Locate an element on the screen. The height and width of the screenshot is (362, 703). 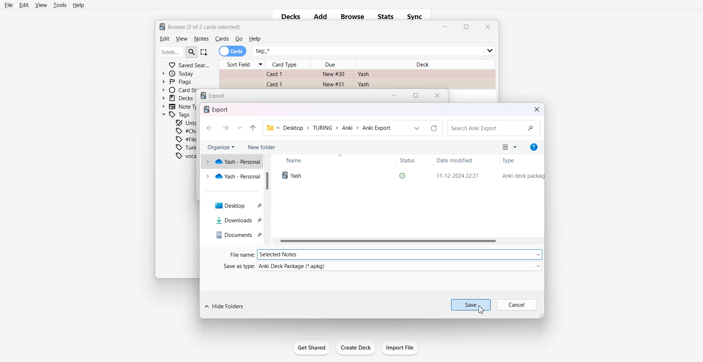
tag * is located at coordinates (375, 48).